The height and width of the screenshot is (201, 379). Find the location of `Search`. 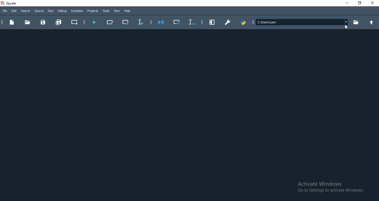

Search is located at coordinates (26, 11).